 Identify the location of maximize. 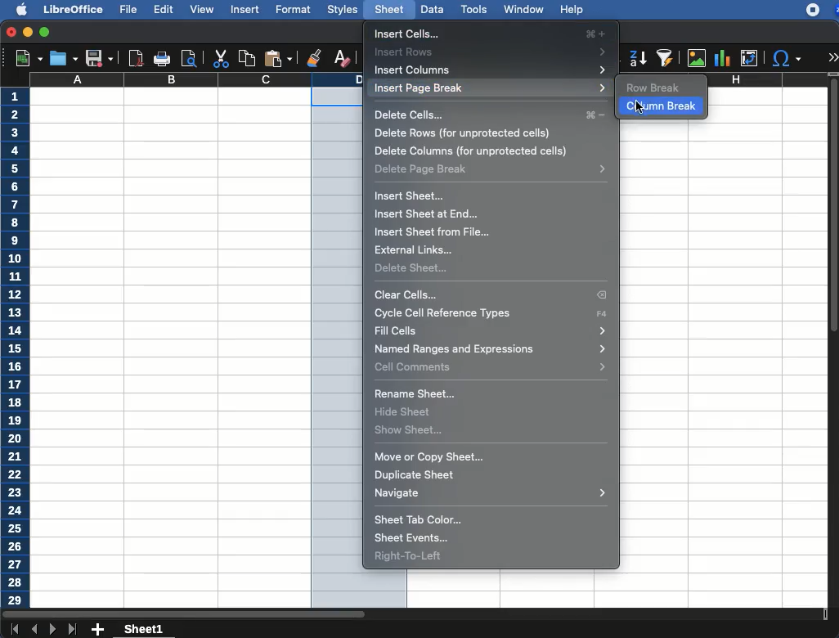
(46, 33).